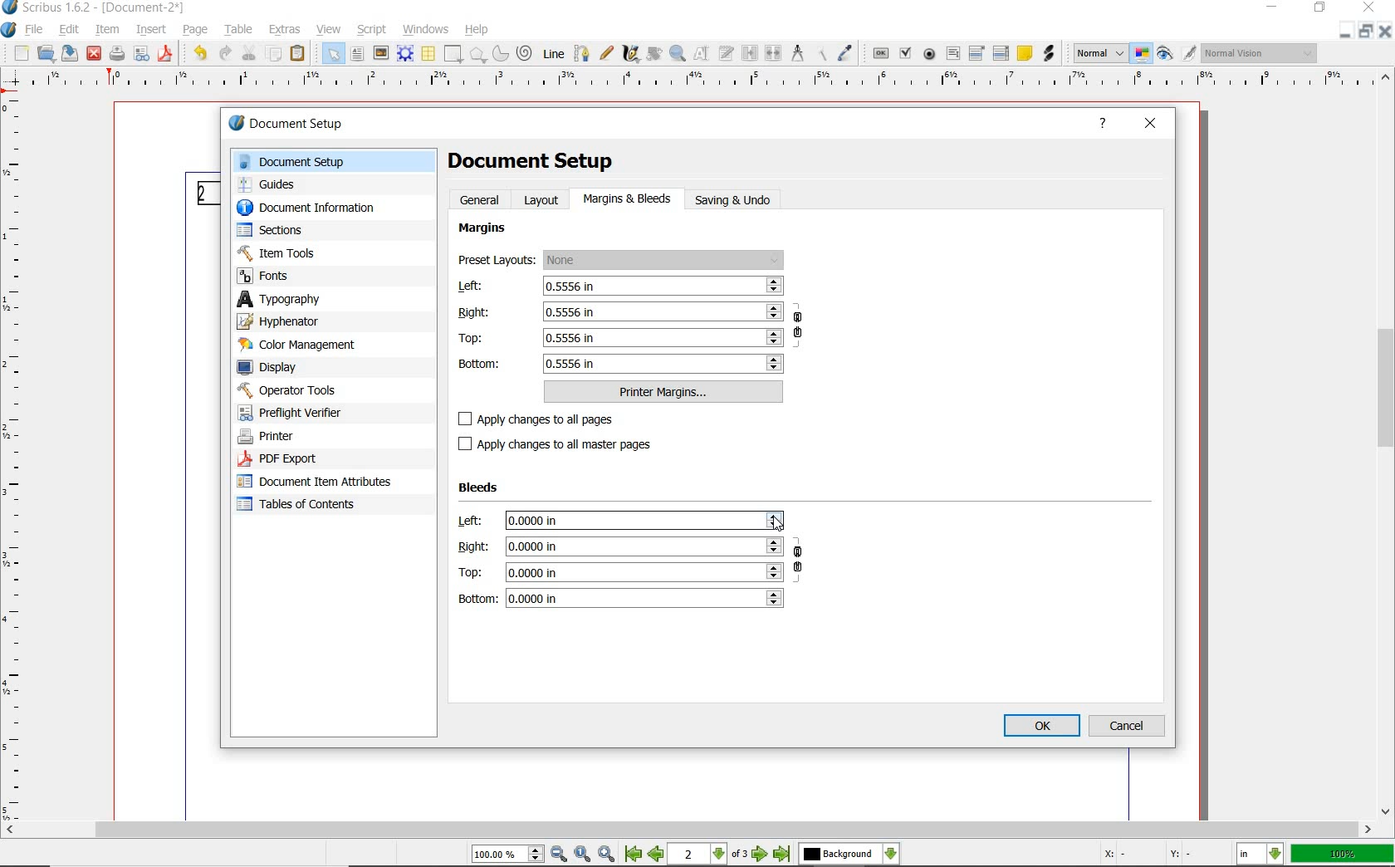  I want to click on ok, so click(1041, 725).